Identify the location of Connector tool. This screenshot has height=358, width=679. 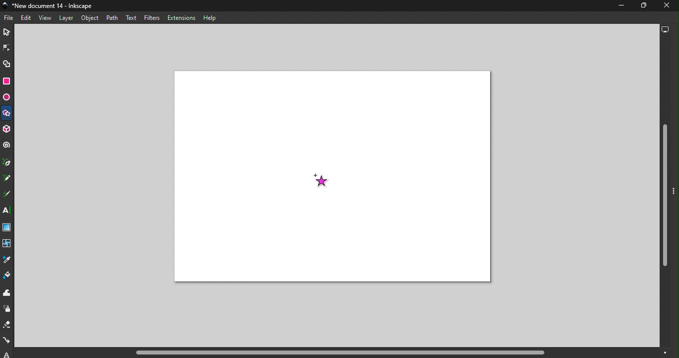
(7, 342).